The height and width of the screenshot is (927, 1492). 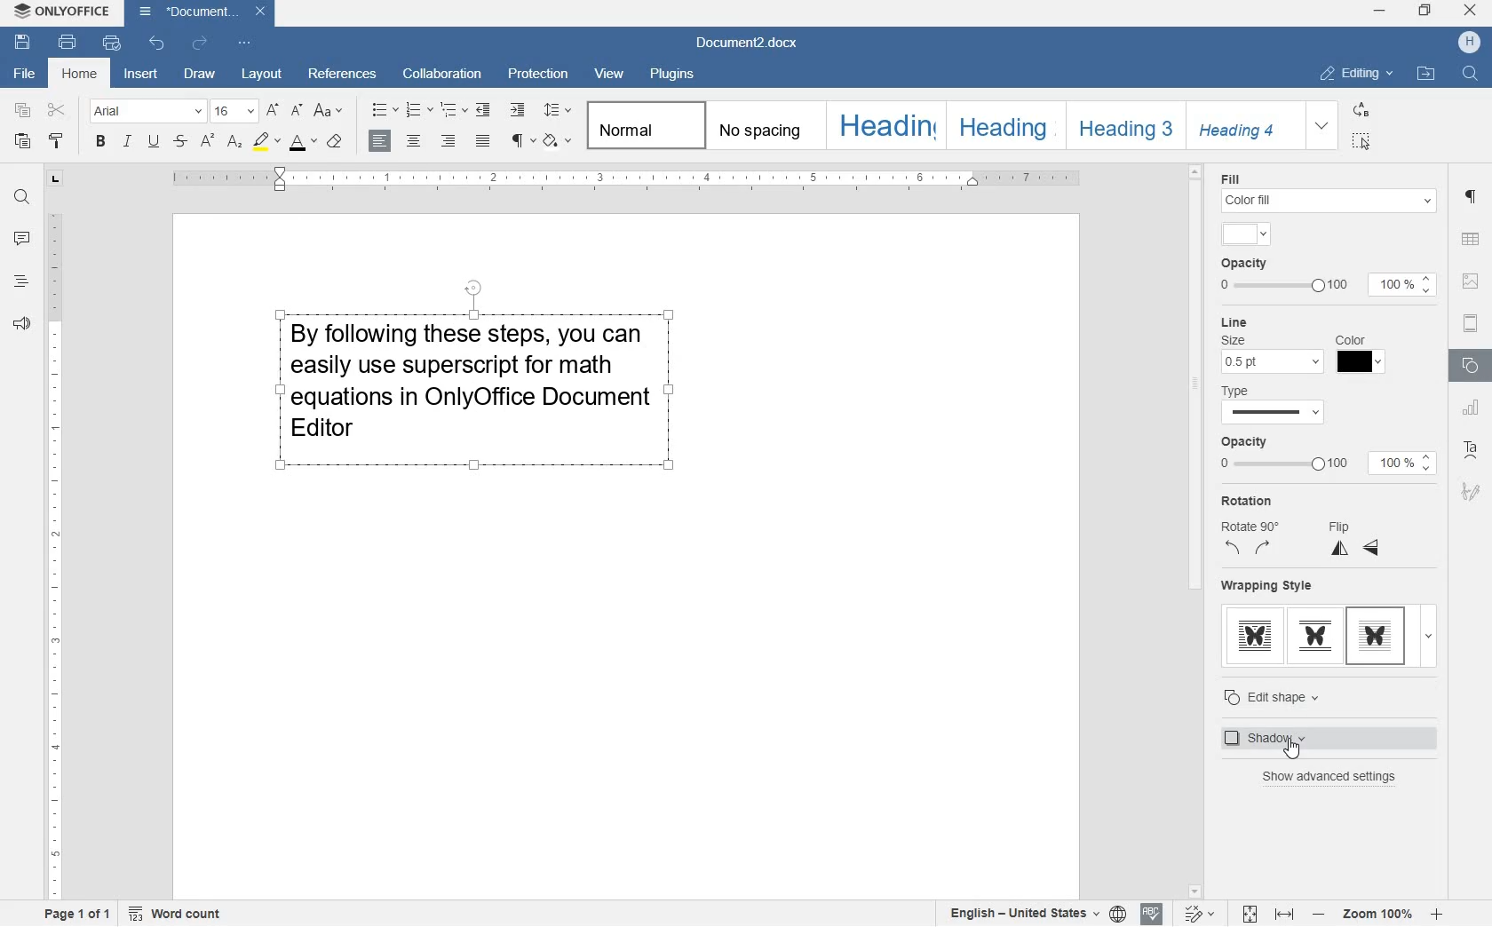 What do you see at coordinates (262, 75) in the screenshot?
I see `layout` at bounding box center [262, 75].